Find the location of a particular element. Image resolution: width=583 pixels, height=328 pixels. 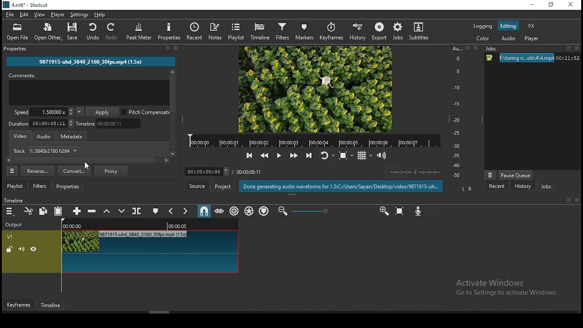

File name is located at coordinates (89, 61).